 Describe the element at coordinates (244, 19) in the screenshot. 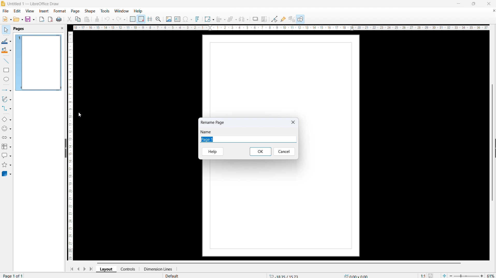

I see `select at least three objects to distribute` at that location.